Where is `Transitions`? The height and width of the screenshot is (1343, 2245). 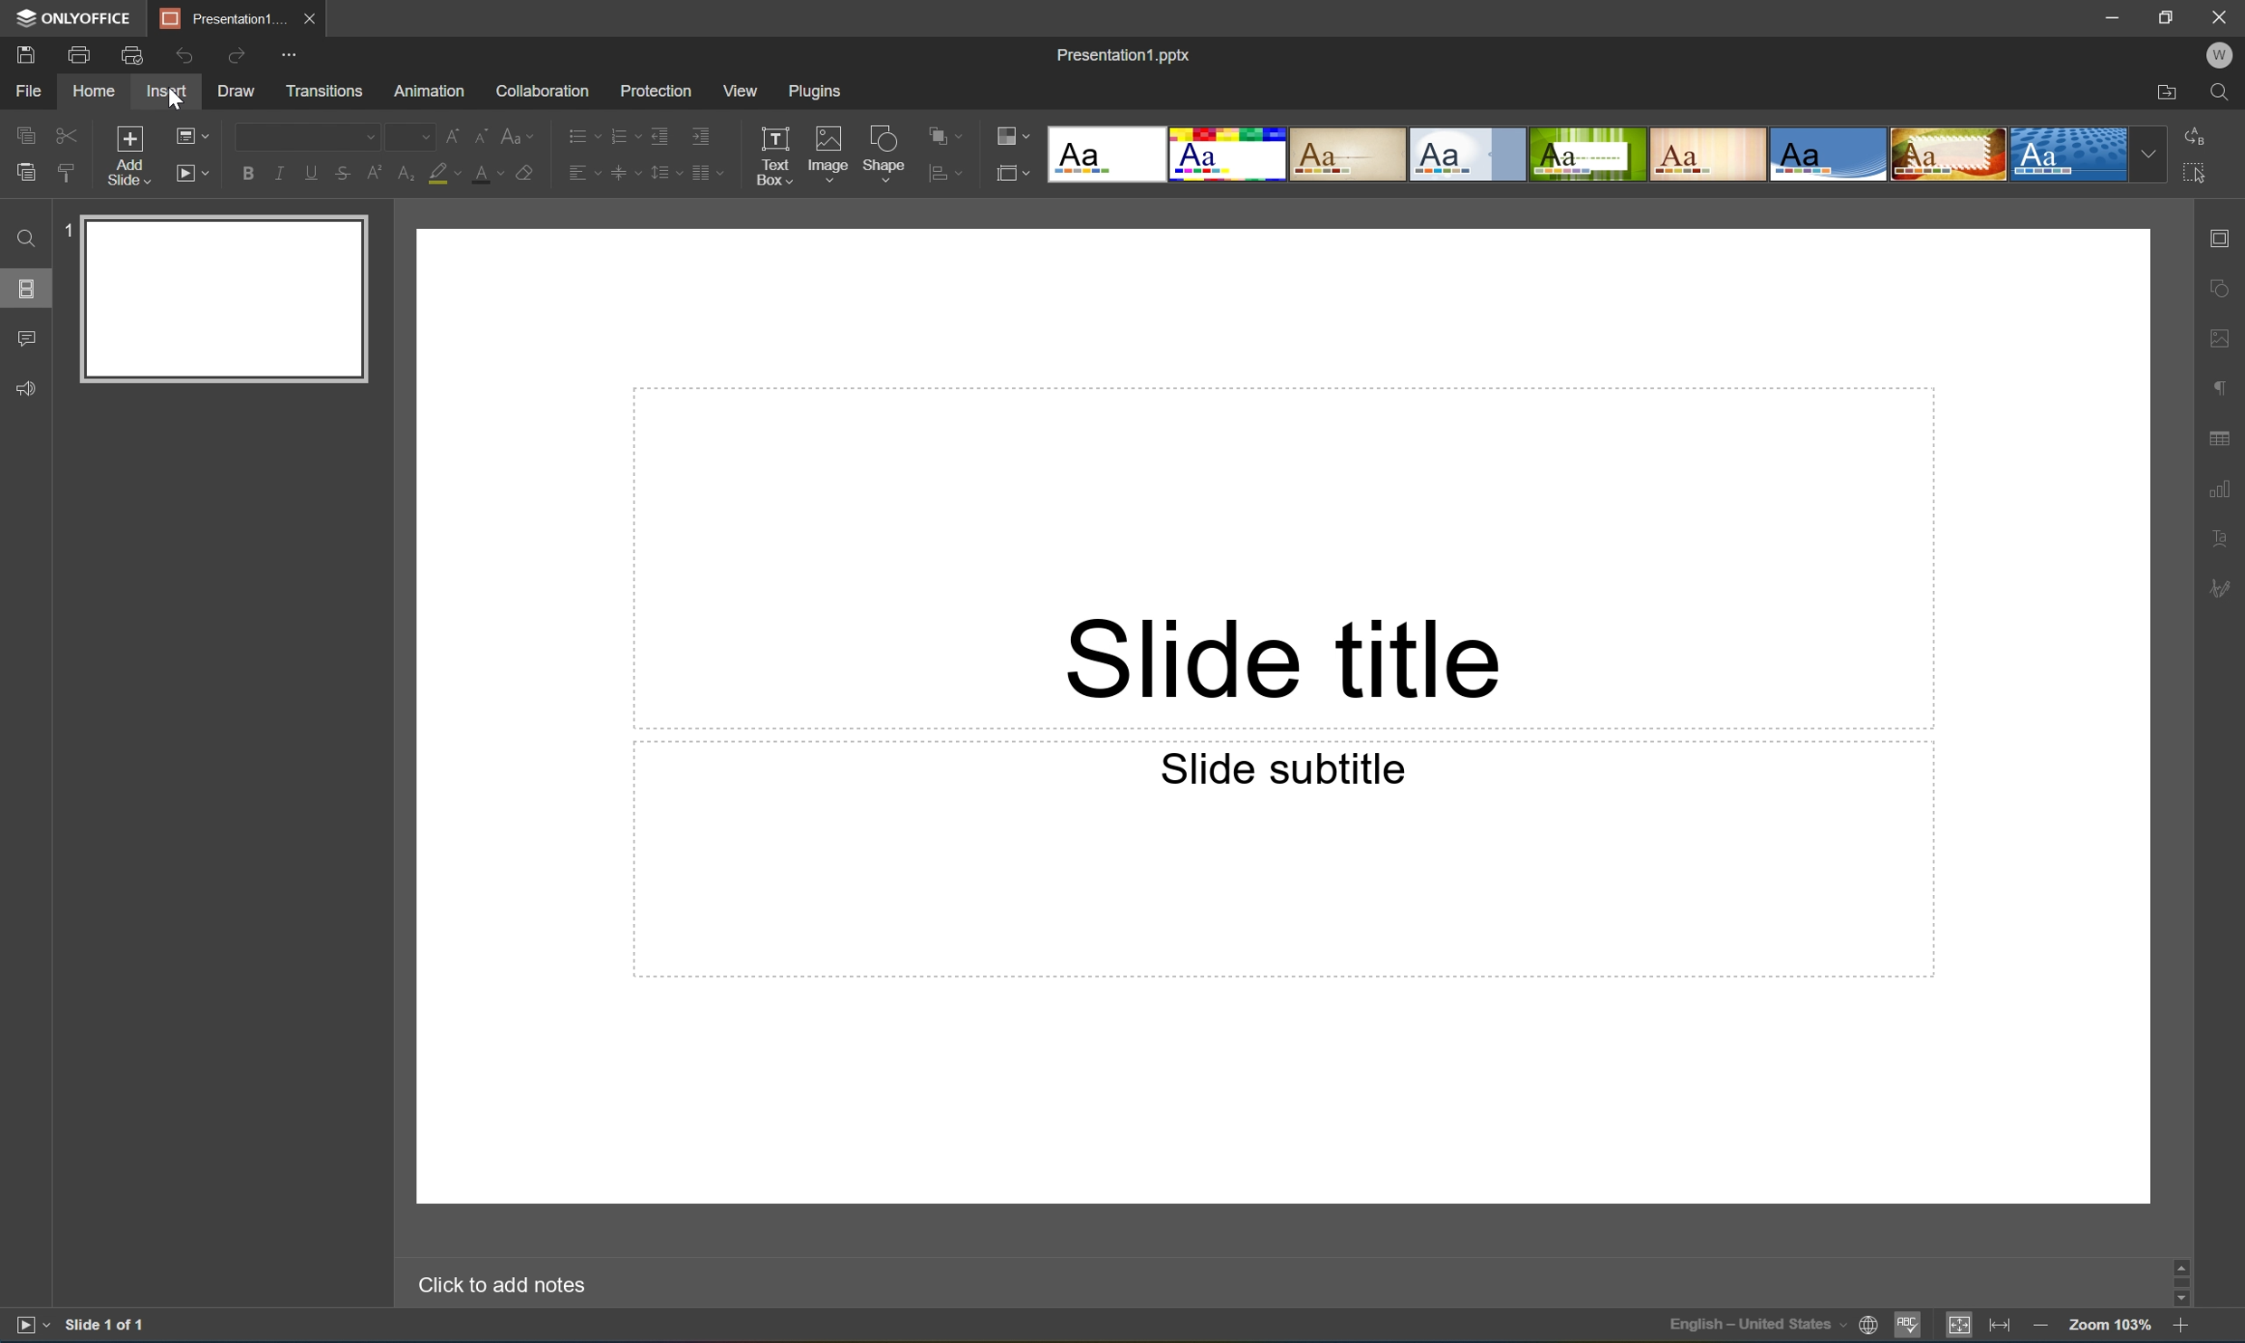 Transitions is located at coordinates (324, 93).